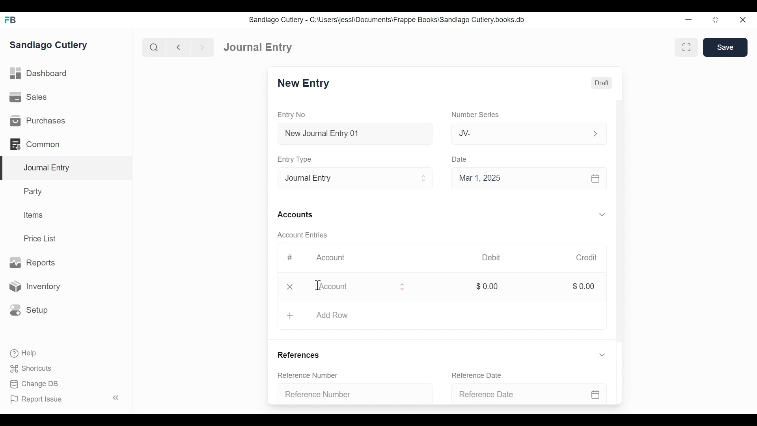 This screenshot has width=757, height=426. I want to click on Draft, so click(600, 83).